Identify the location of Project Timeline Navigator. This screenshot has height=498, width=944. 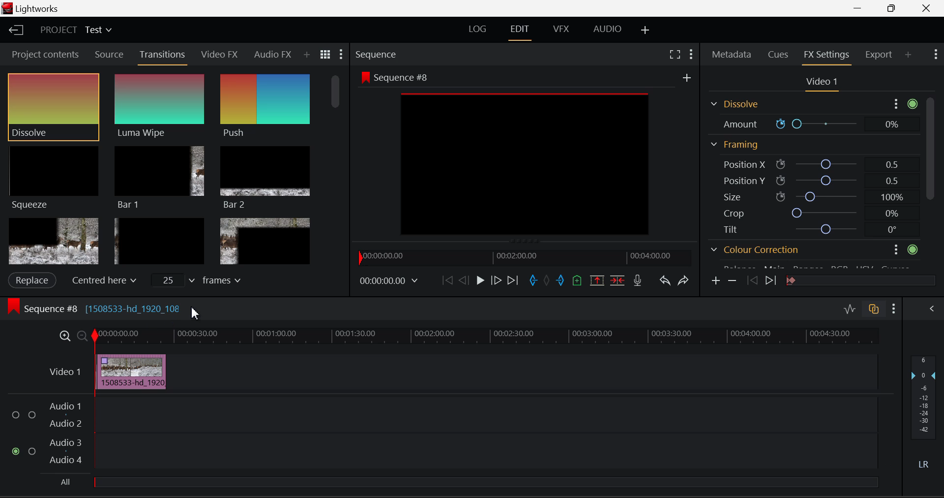
(525, 256).